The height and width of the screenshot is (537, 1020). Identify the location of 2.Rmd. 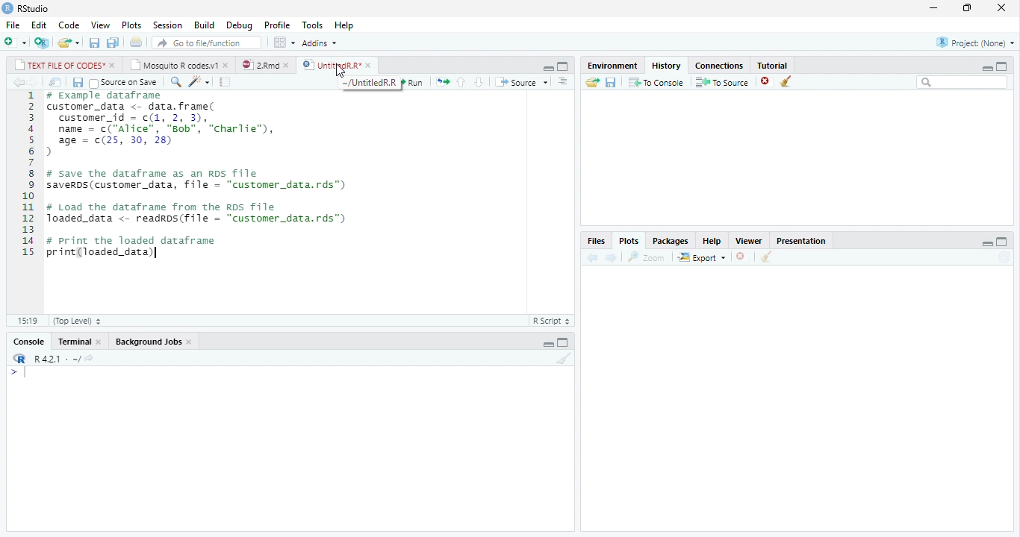
(259, 65).